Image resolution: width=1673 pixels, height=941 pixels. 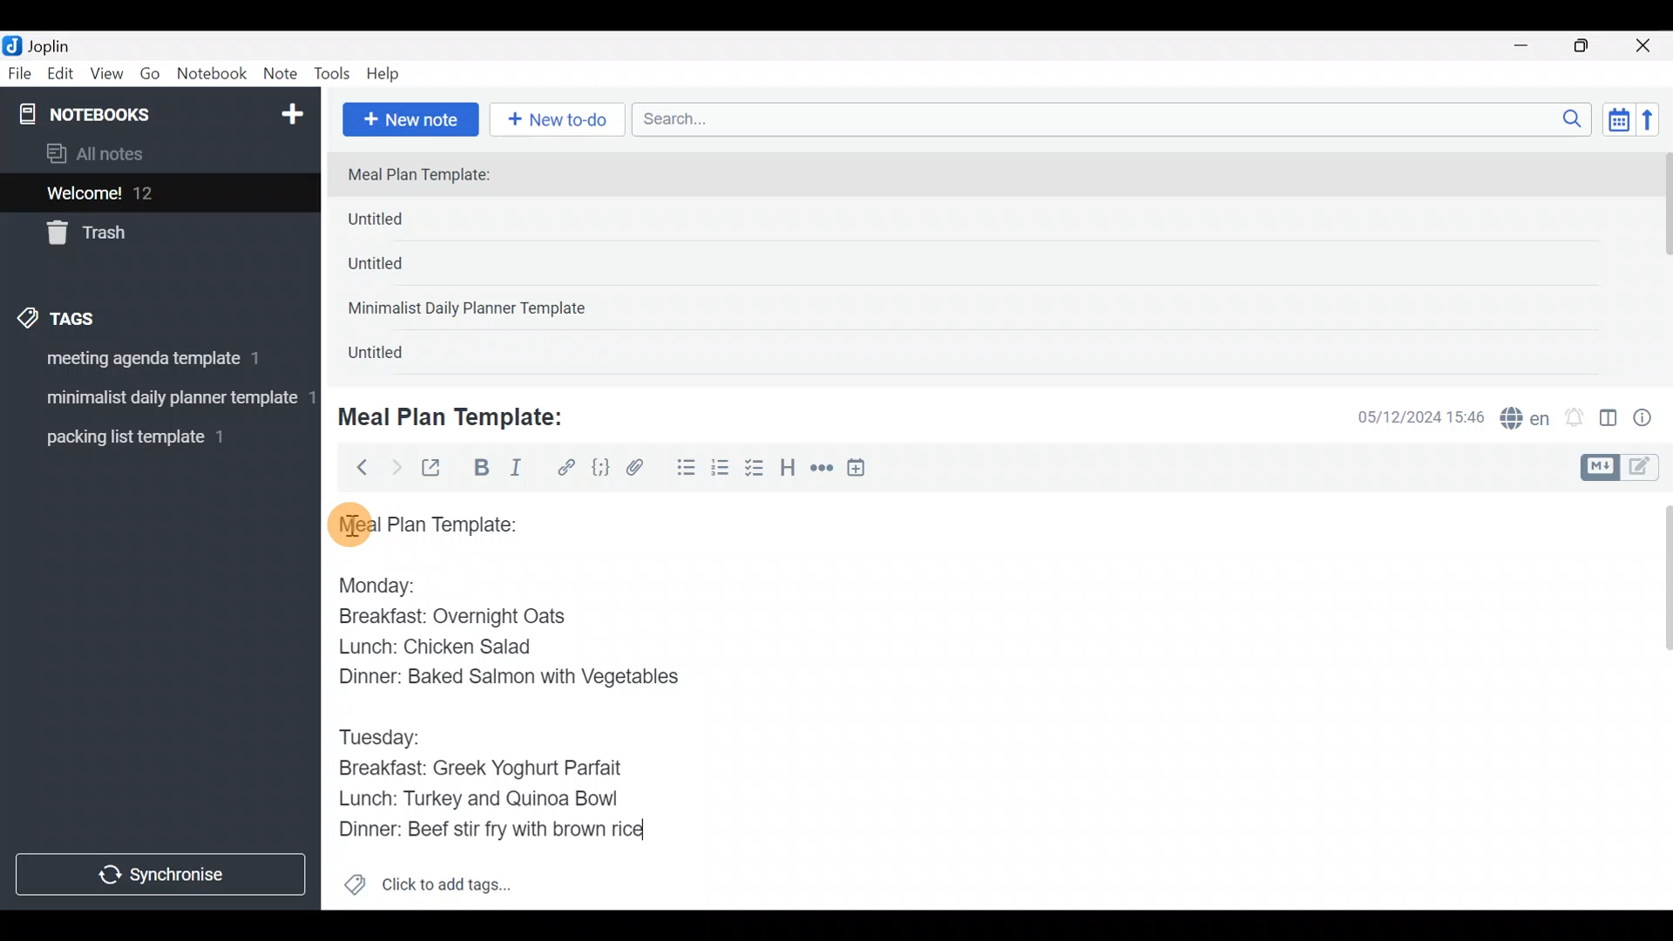 What do you see at coordinates (1575, 419) in the screenshot?
I see `Set alarm` at bounding box center [1575, 419].